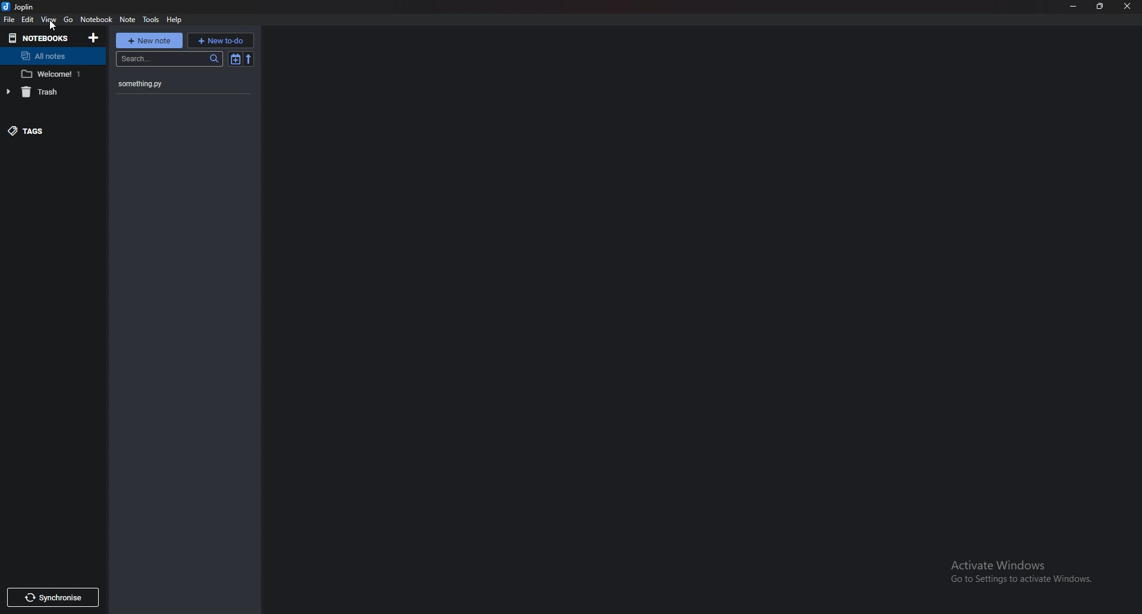 The image size is (1142, 614). Describe the element at coordinates (129, 20) in the screenshot. I see `Note` at that location.